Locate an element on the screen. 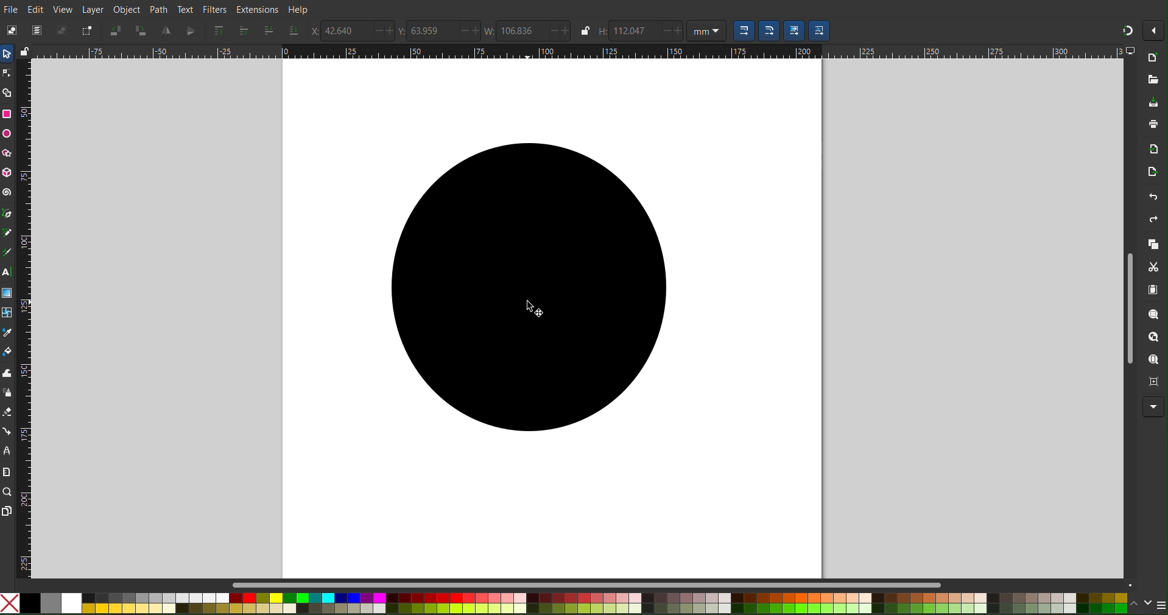  Shape Builder Tool is located at coordinates (7, 91).